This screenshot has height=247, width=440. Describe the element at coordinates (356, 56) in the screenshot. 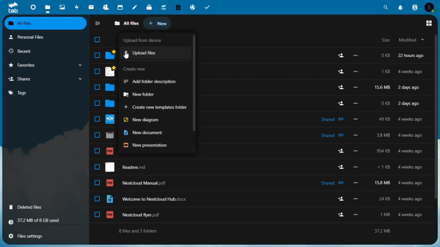

I see `` at that location.